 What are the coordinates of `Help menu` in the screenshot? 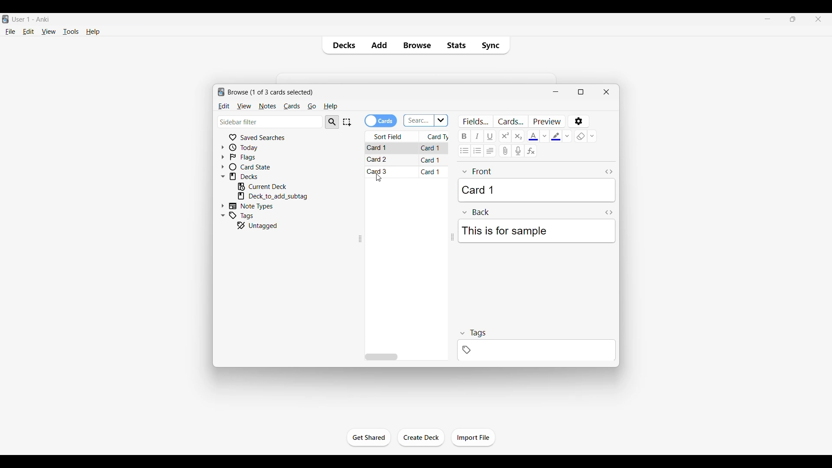 It's located at (330, 107).